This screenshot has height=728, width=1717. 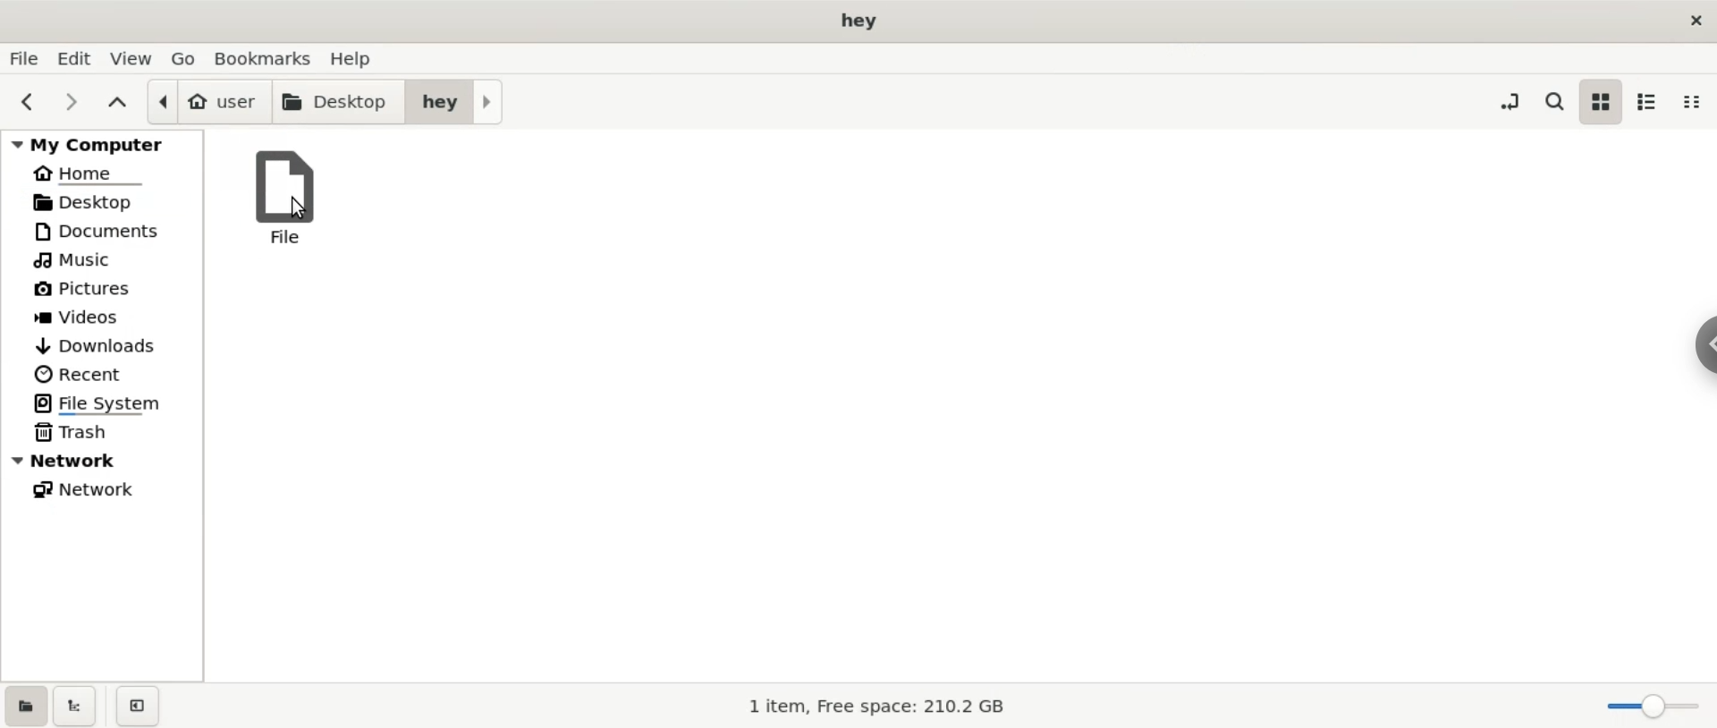 What do you see at coordinates (25, 705) in the screenshot?
I see `show places` at bounding box center [25, 705].